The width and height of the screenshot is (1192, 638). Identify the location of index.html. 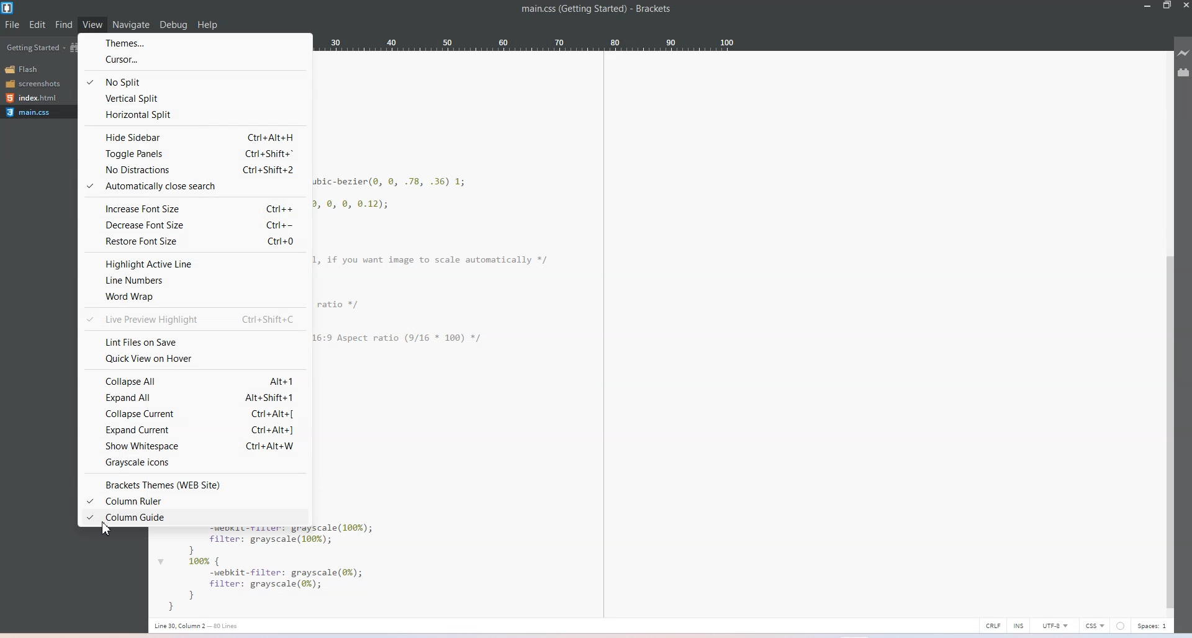
(37, 97).